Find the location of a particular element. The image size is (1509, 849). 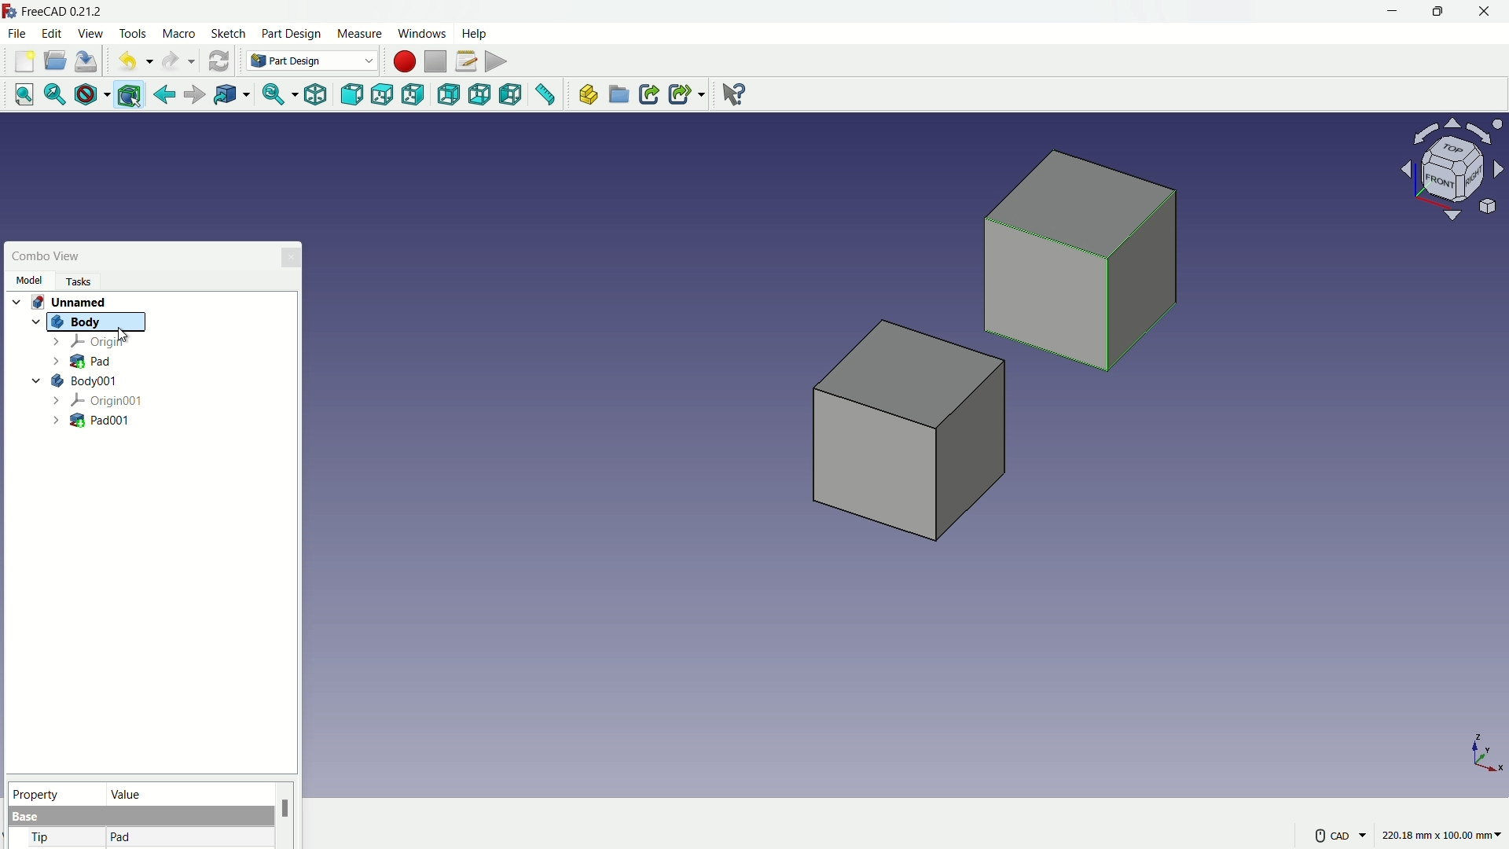

preset viewpoint is located at coordinates (1457, 177).